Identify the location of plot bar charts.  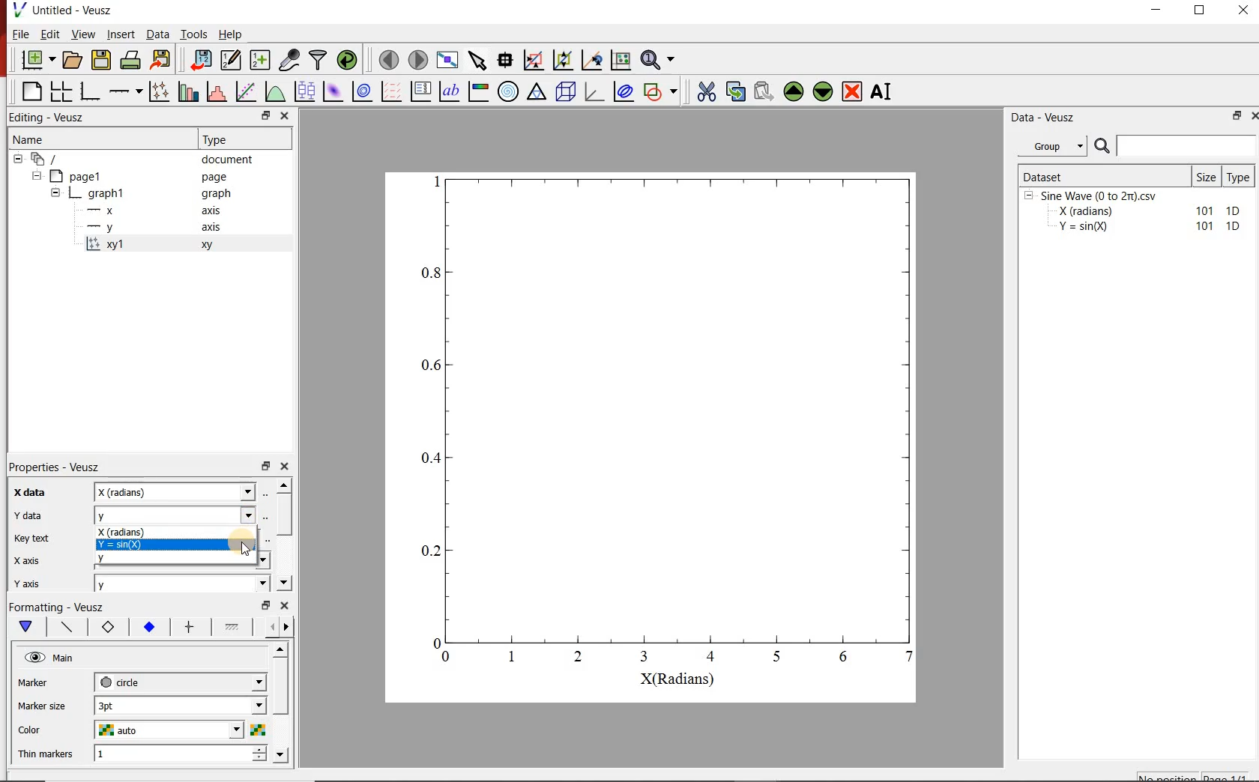
(190, 90).